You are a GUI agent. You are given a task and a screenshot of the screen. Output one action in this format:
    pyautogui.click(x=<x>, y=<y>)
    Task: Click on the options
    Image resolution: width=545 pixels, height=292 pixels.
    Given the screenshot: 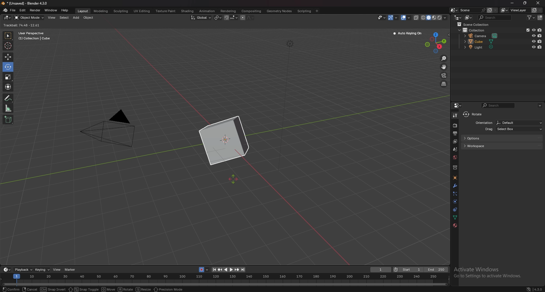 What is the action you would take?
    pyautogui.click(x=502, y=138)
    